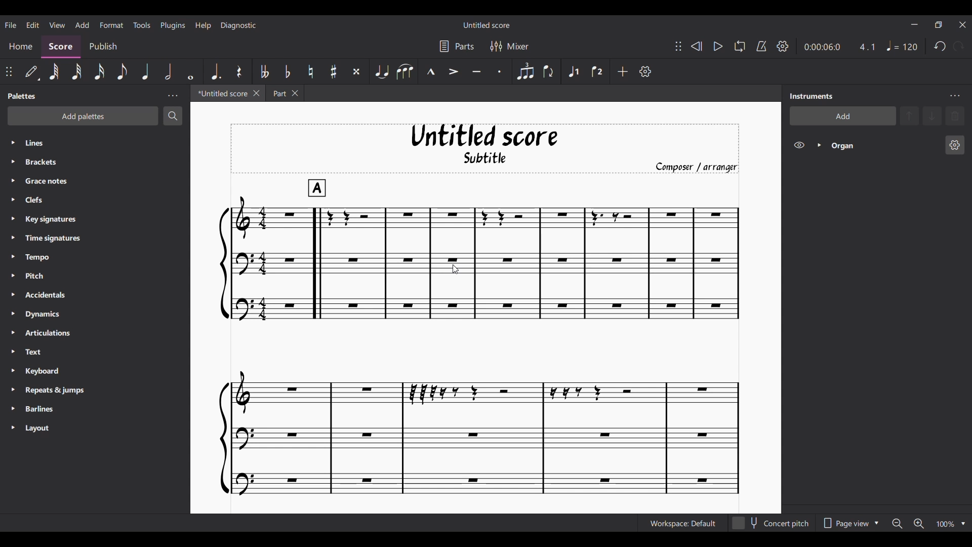 The height and width of the screenshot is (547, 972). Describe the element at coordinates (939, 47) in the screenshot. I see `Undo` at that location.